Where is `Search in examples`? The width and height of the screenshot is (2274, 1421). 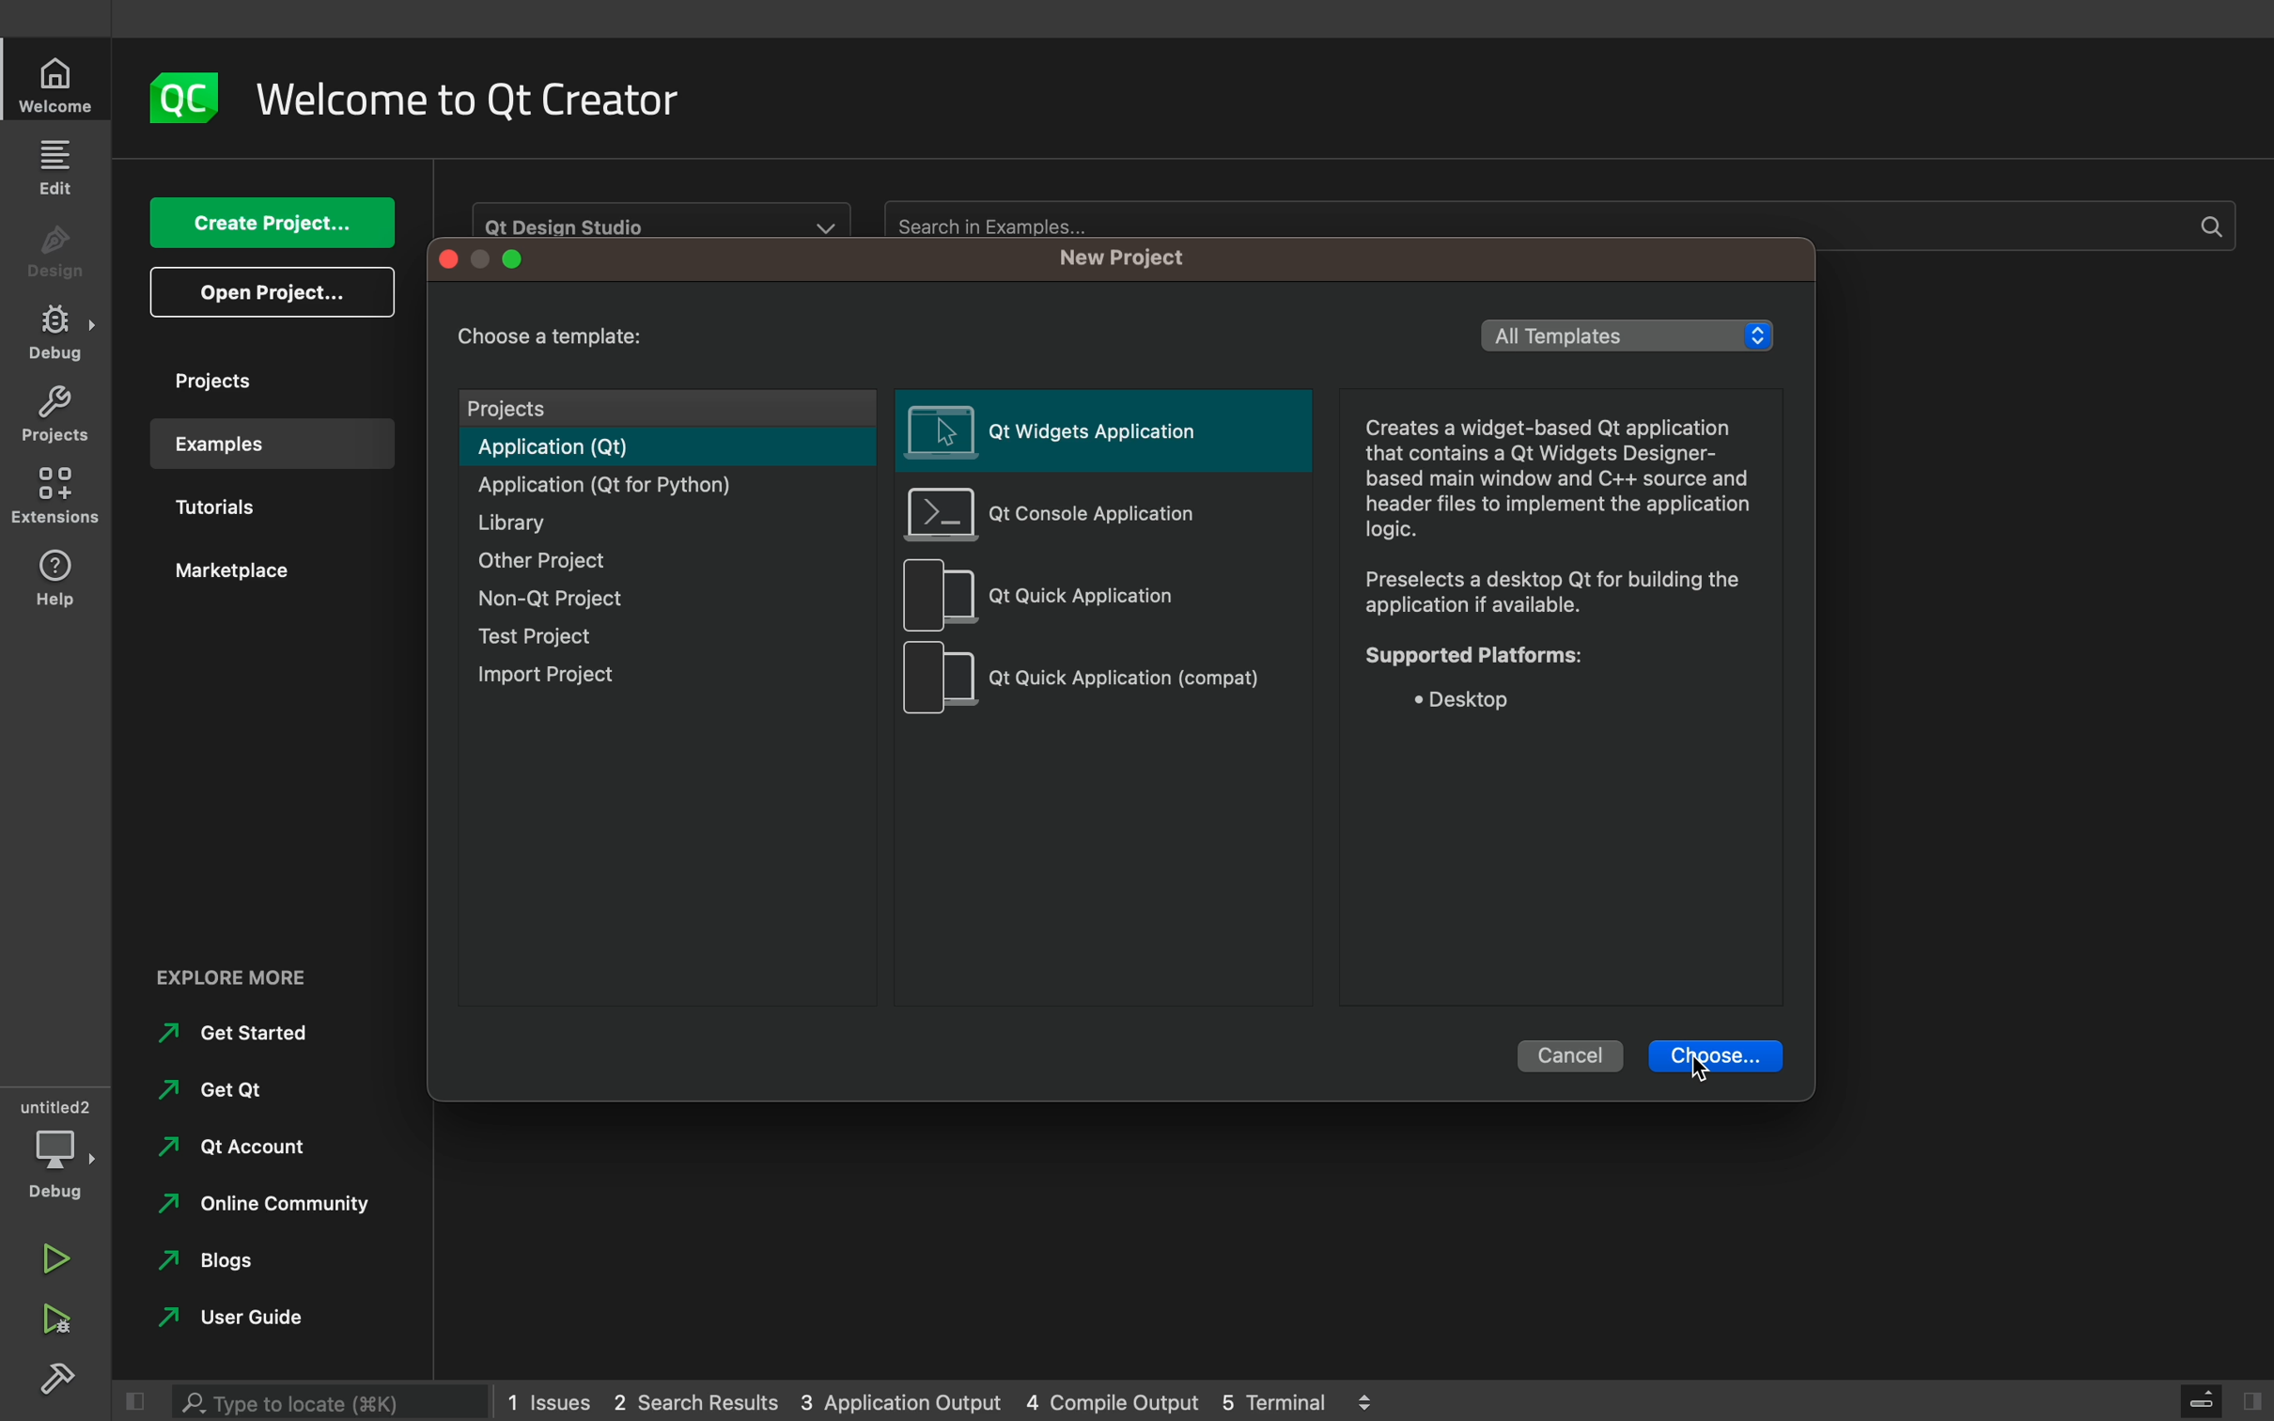 Search in examples is located at coordinates (1555, 226).